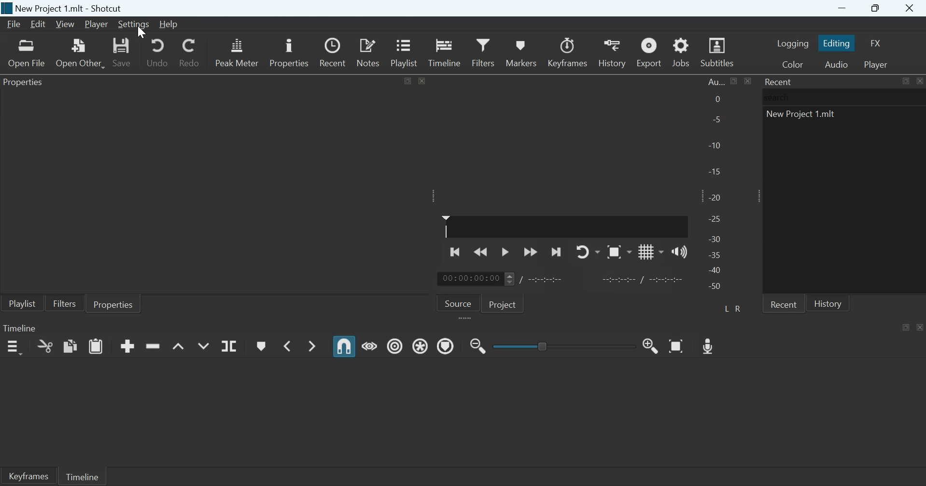 This screenshot has width=926, height=486. What do you see at coordinates (153, 345) in the screenshot?
I see `Ripple delete` at bounding box center [153, 345].